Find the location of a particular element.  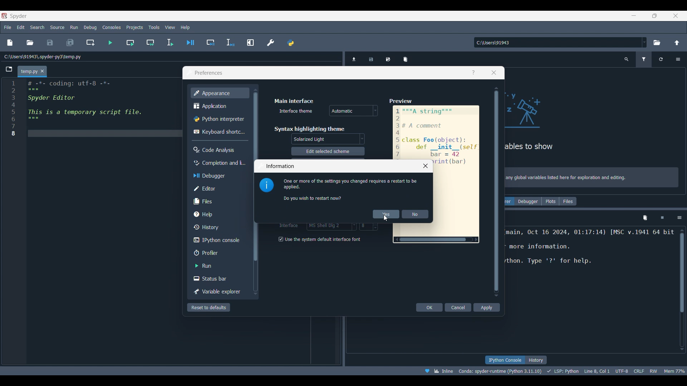

Search menu is located at coordinates (38, 27).